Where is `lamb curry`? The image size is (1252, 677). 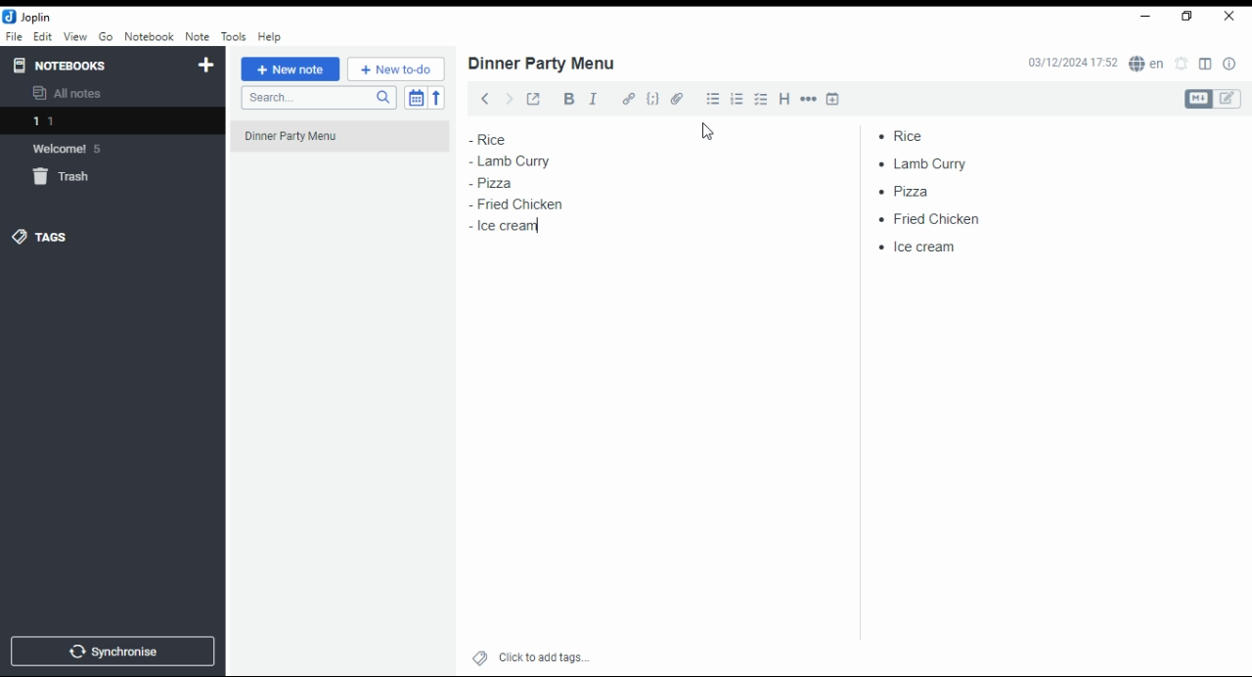
lamb curry is located at coordinates (929, 163).